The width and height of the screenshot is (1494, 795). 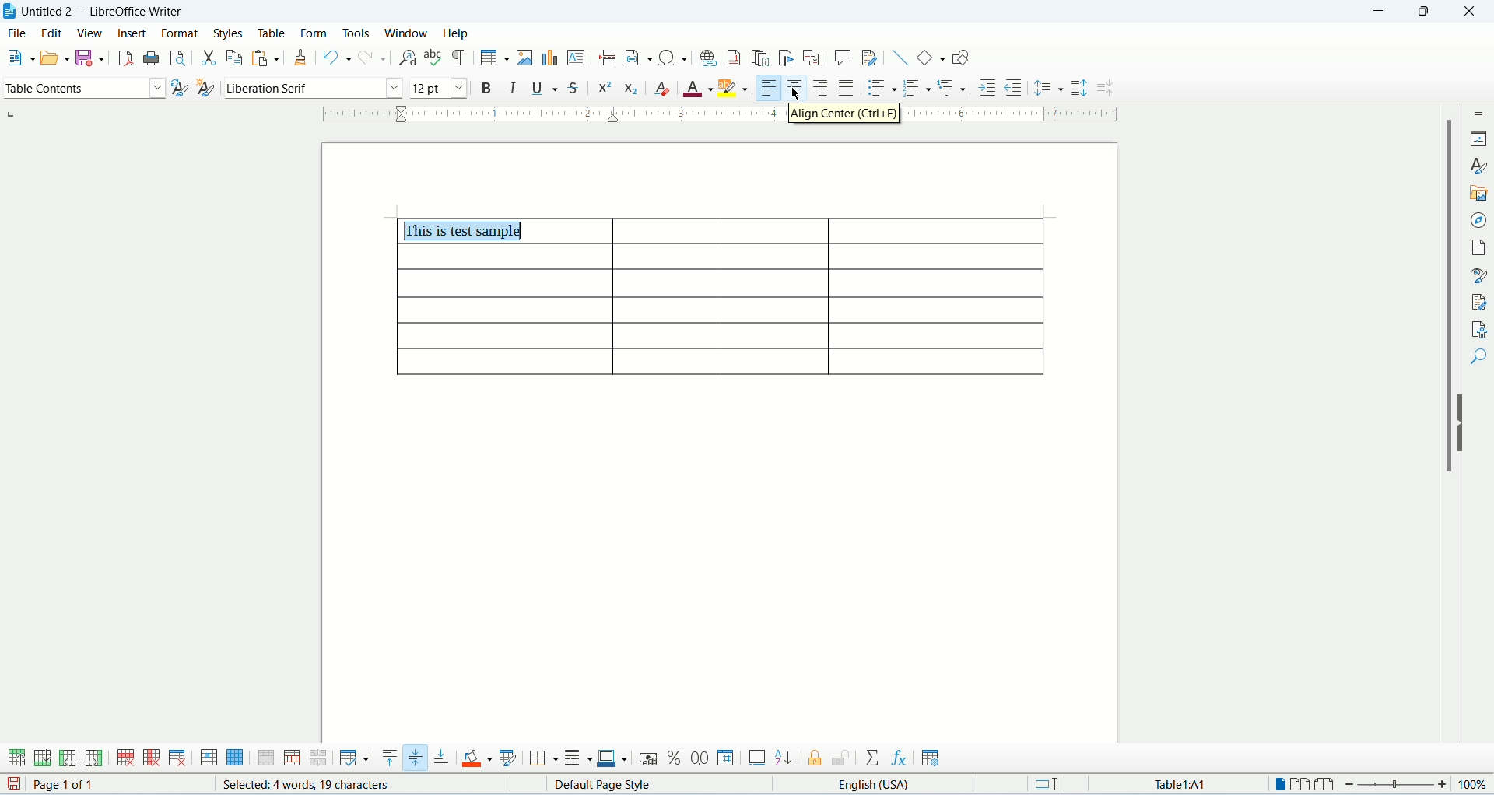 I want to click on close, so click(x=1468, y=12).